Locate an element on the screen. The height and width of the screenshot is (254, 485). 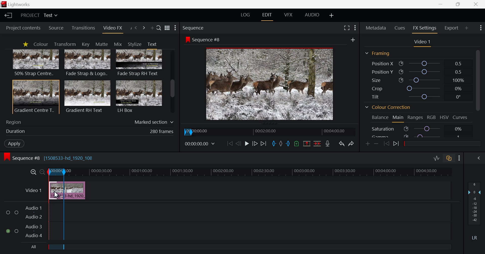
Sequence #8 is located at coordinates (205, 39).